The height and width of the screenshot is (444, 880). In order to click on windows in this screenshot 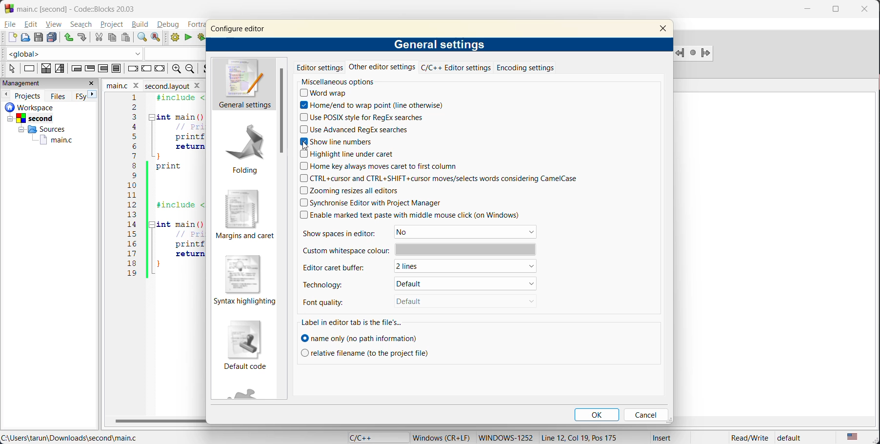, I will do `click(504, 437)`.